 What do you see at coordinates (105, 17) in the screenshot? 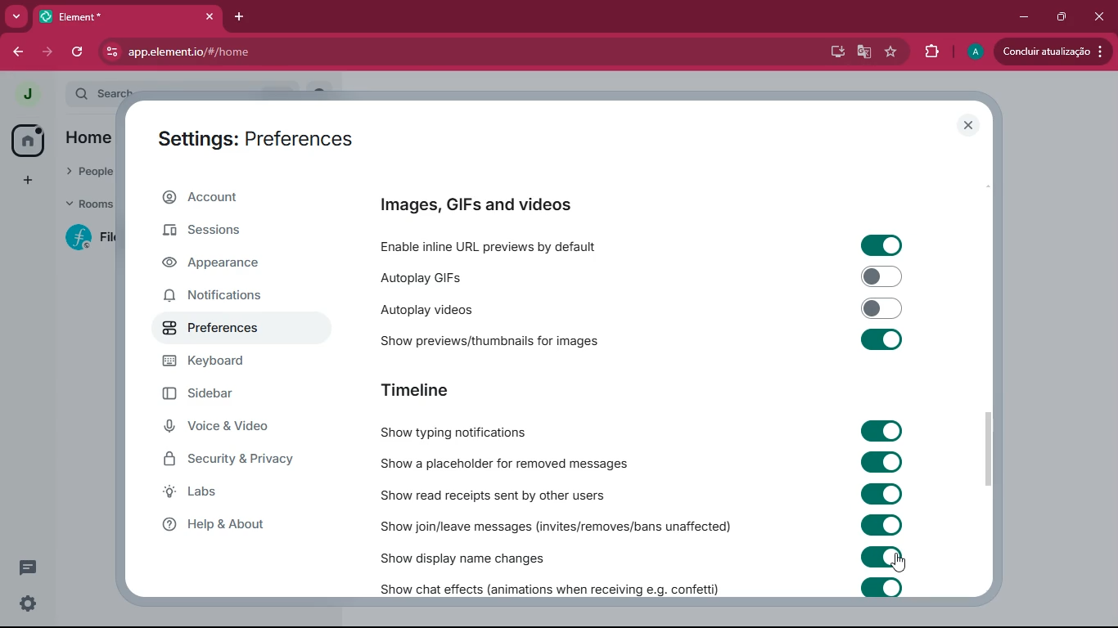
I see `tab` at bounding box center [105, 17].